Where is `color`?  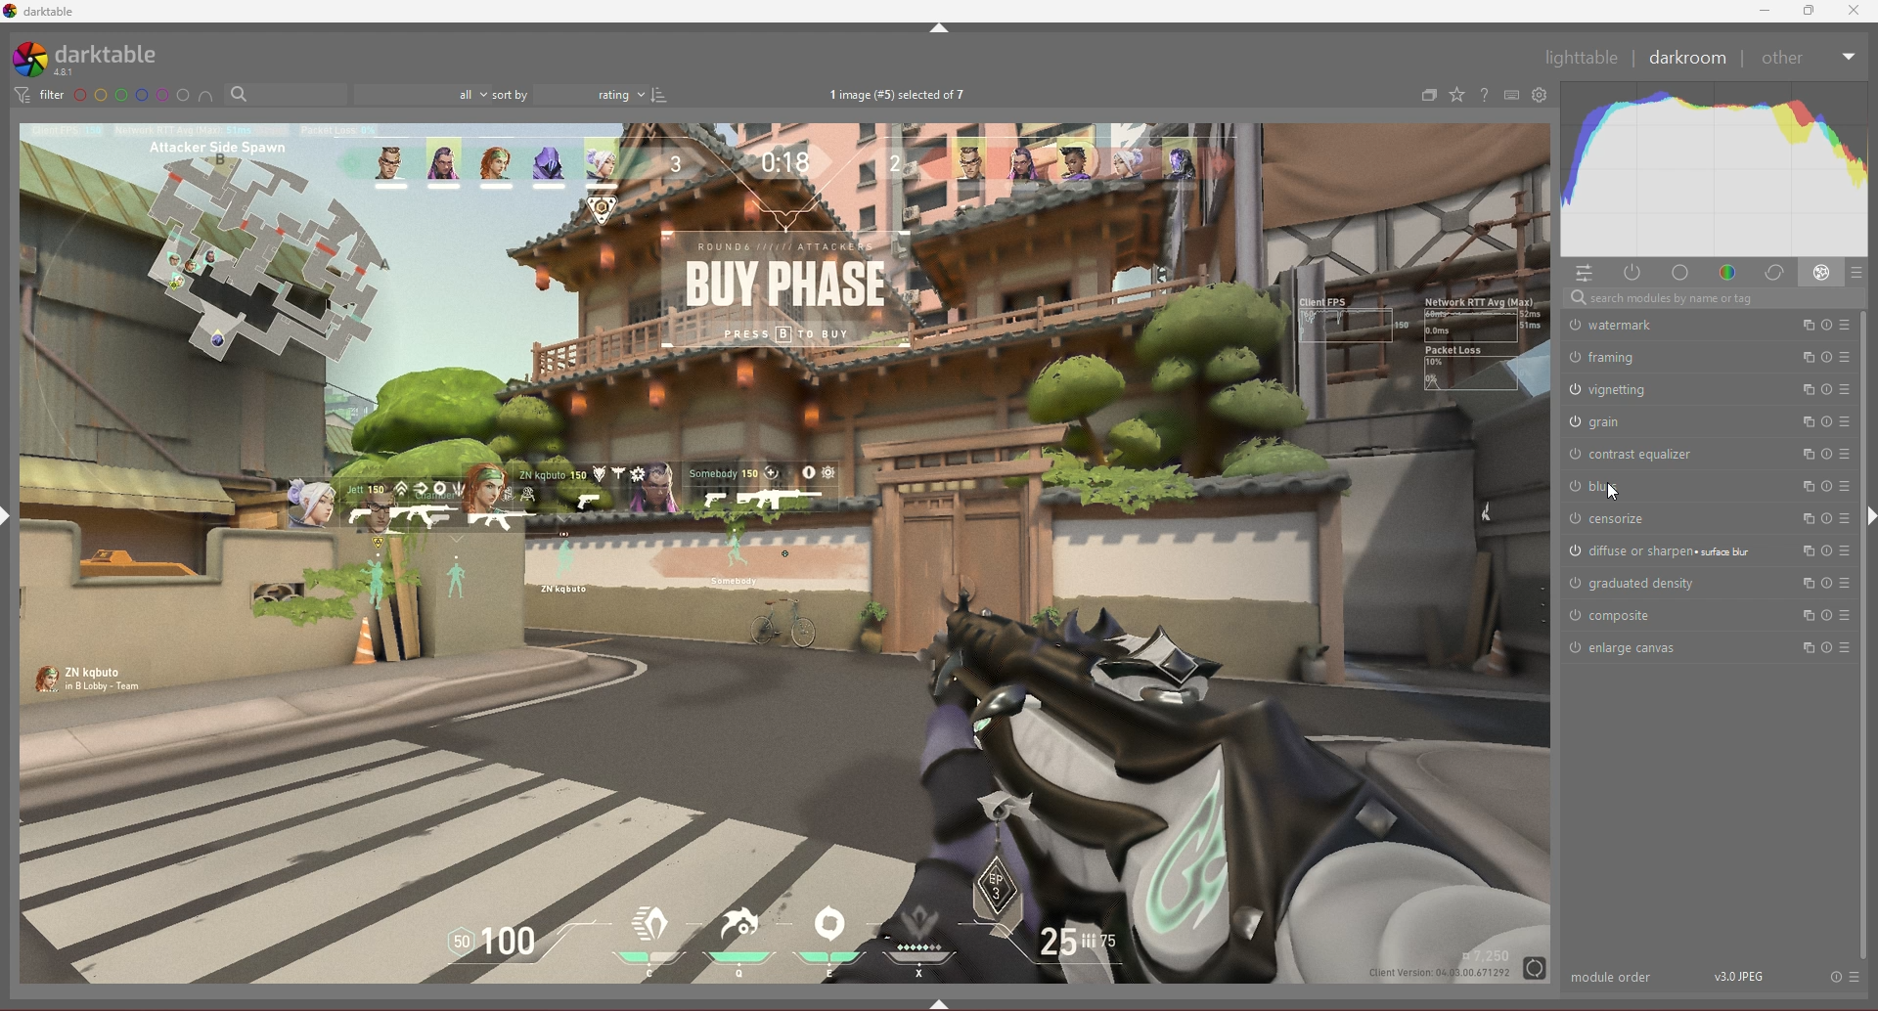 color is located at coordinates (1729, 273).